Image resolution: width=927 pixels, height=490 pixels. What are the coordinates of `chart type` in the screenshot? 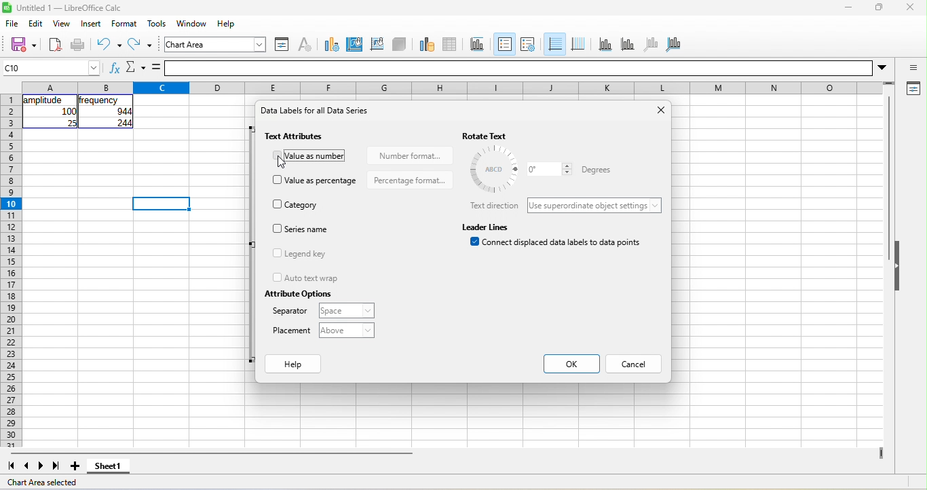 It's located at (329, 43).